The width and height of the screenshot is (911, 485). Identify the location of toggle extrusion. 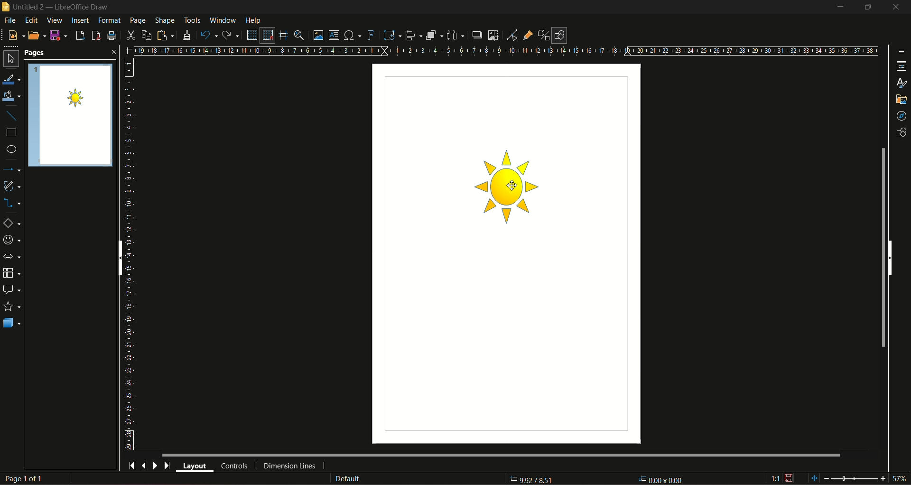
(543, 35).